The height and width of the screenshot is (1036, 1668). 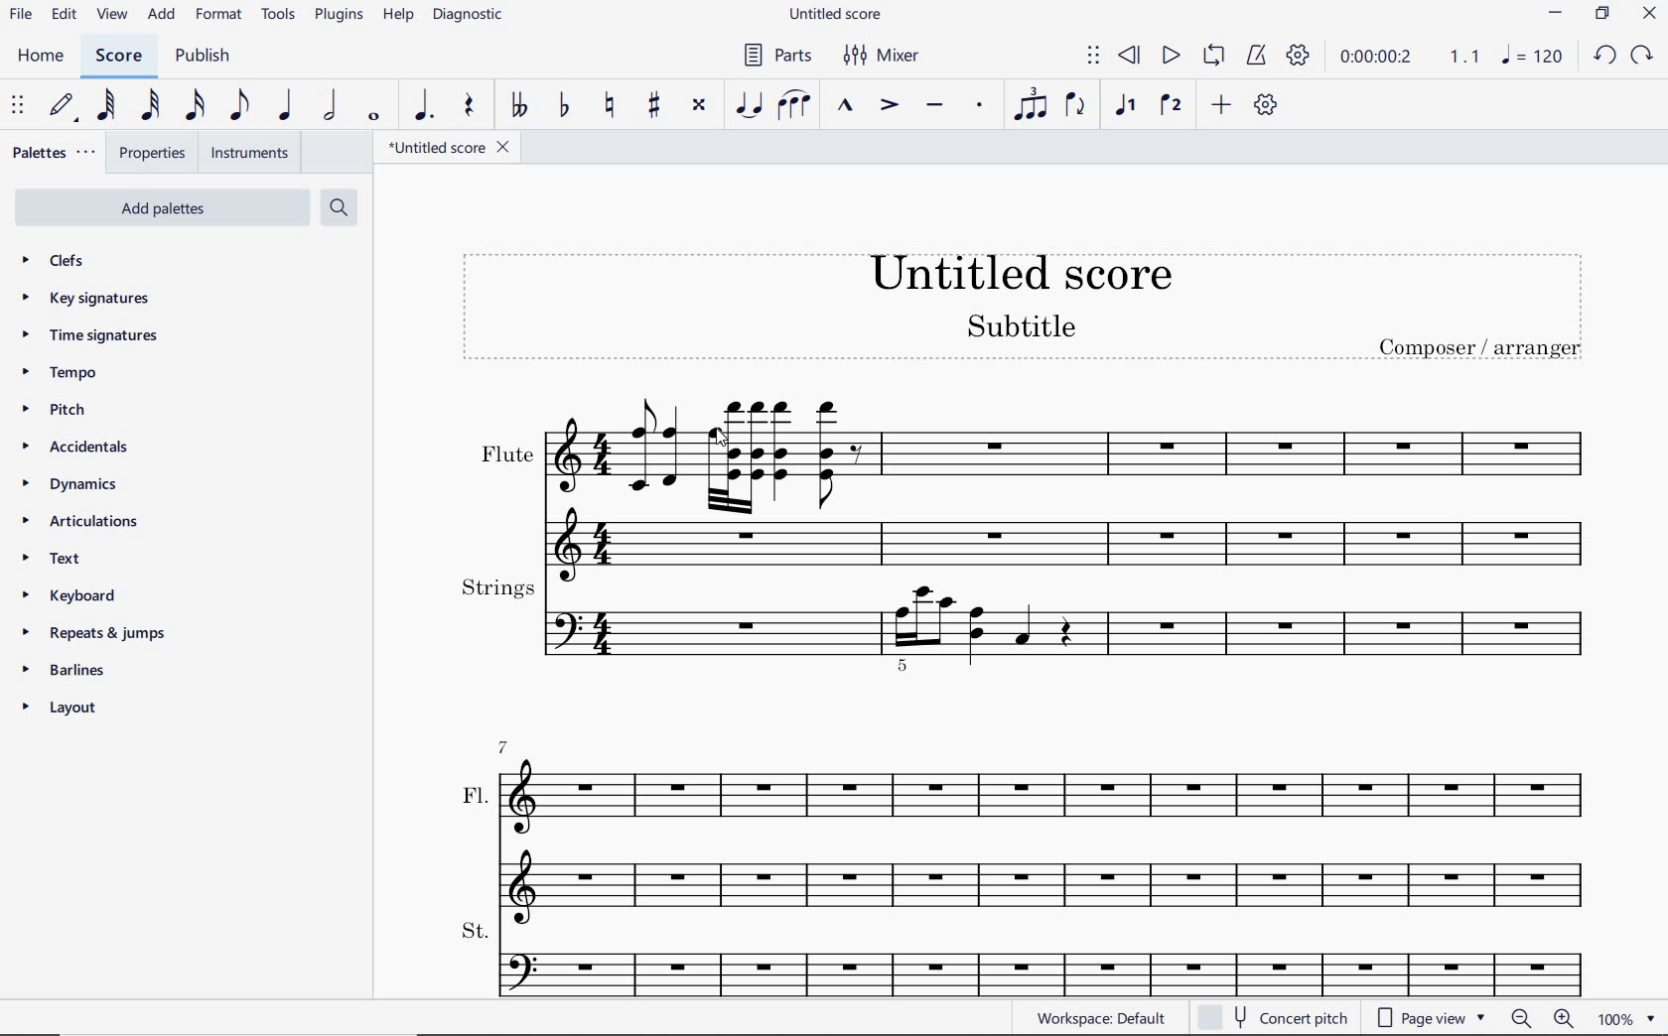 I want to click on undo, so click(x=1605, y=54).